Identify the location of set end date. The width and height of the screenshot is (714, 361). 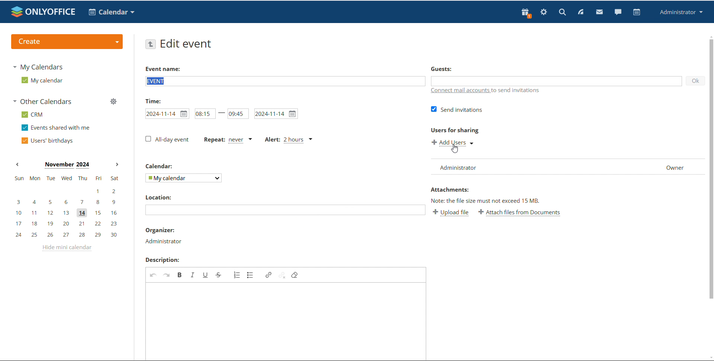
(276, 114).